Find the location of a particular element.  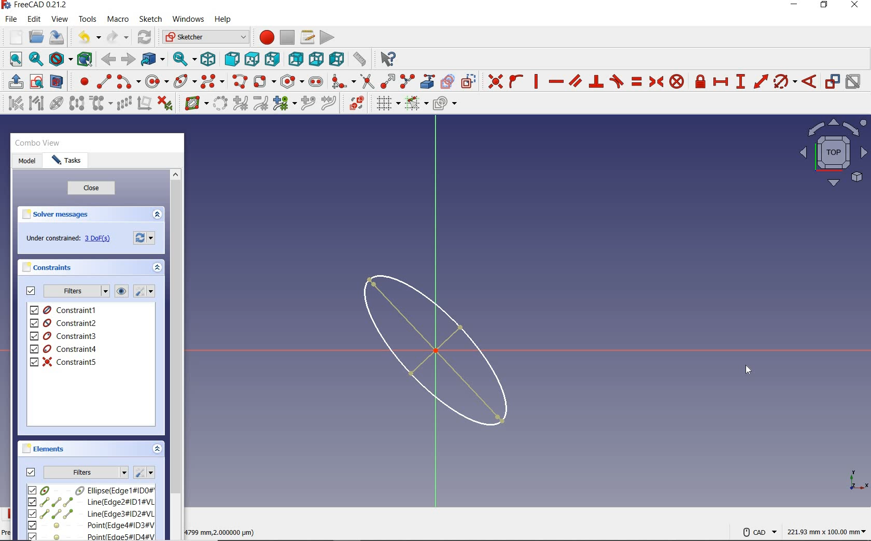

constrain horizontal distance is located at coordinates (720, 81).